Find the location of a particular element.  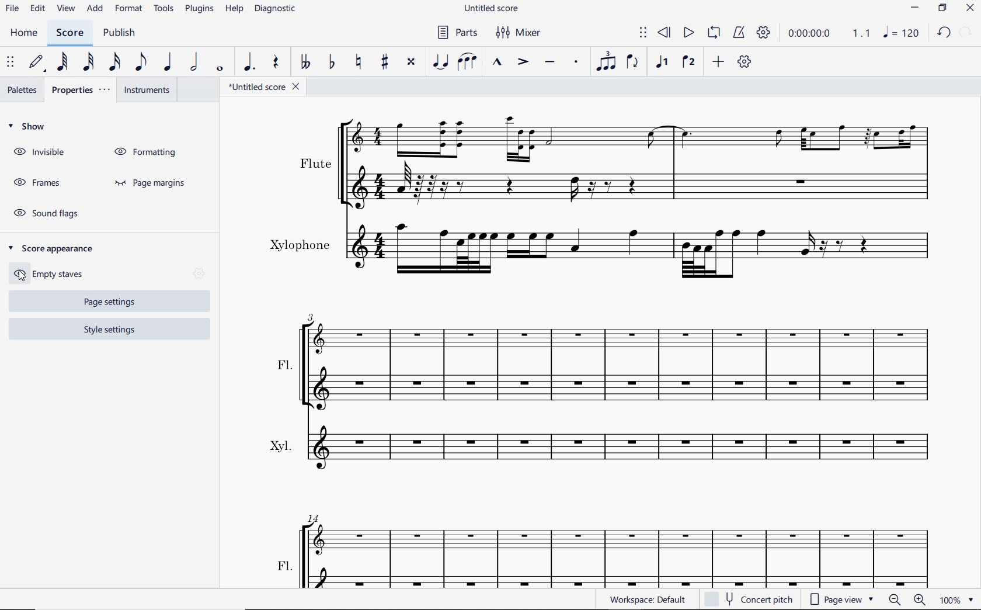

SELECT TO MOVE is located at coordinates (643, 33).